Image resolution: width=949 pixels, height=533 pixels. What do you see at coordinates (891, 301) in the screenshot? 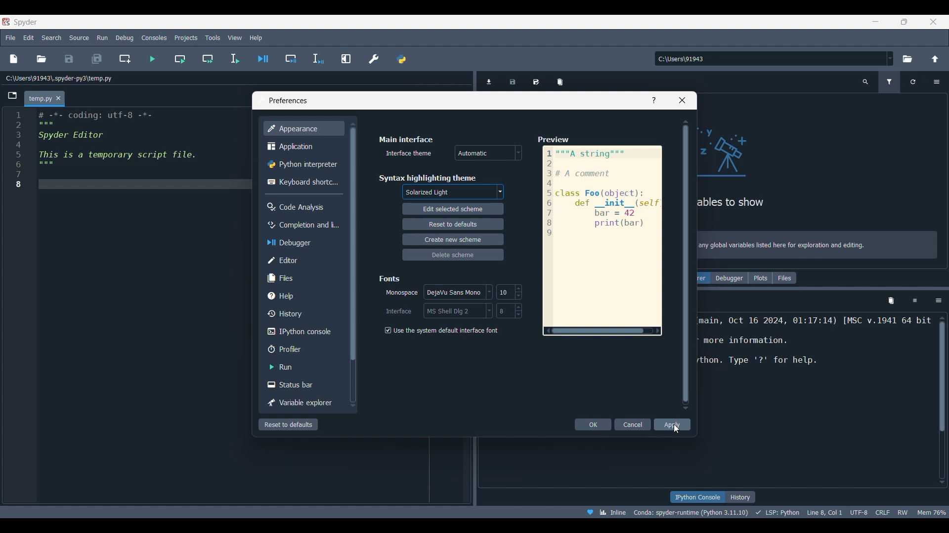
I see `Remove all variables from namespace` at bounding box center [891, 301].